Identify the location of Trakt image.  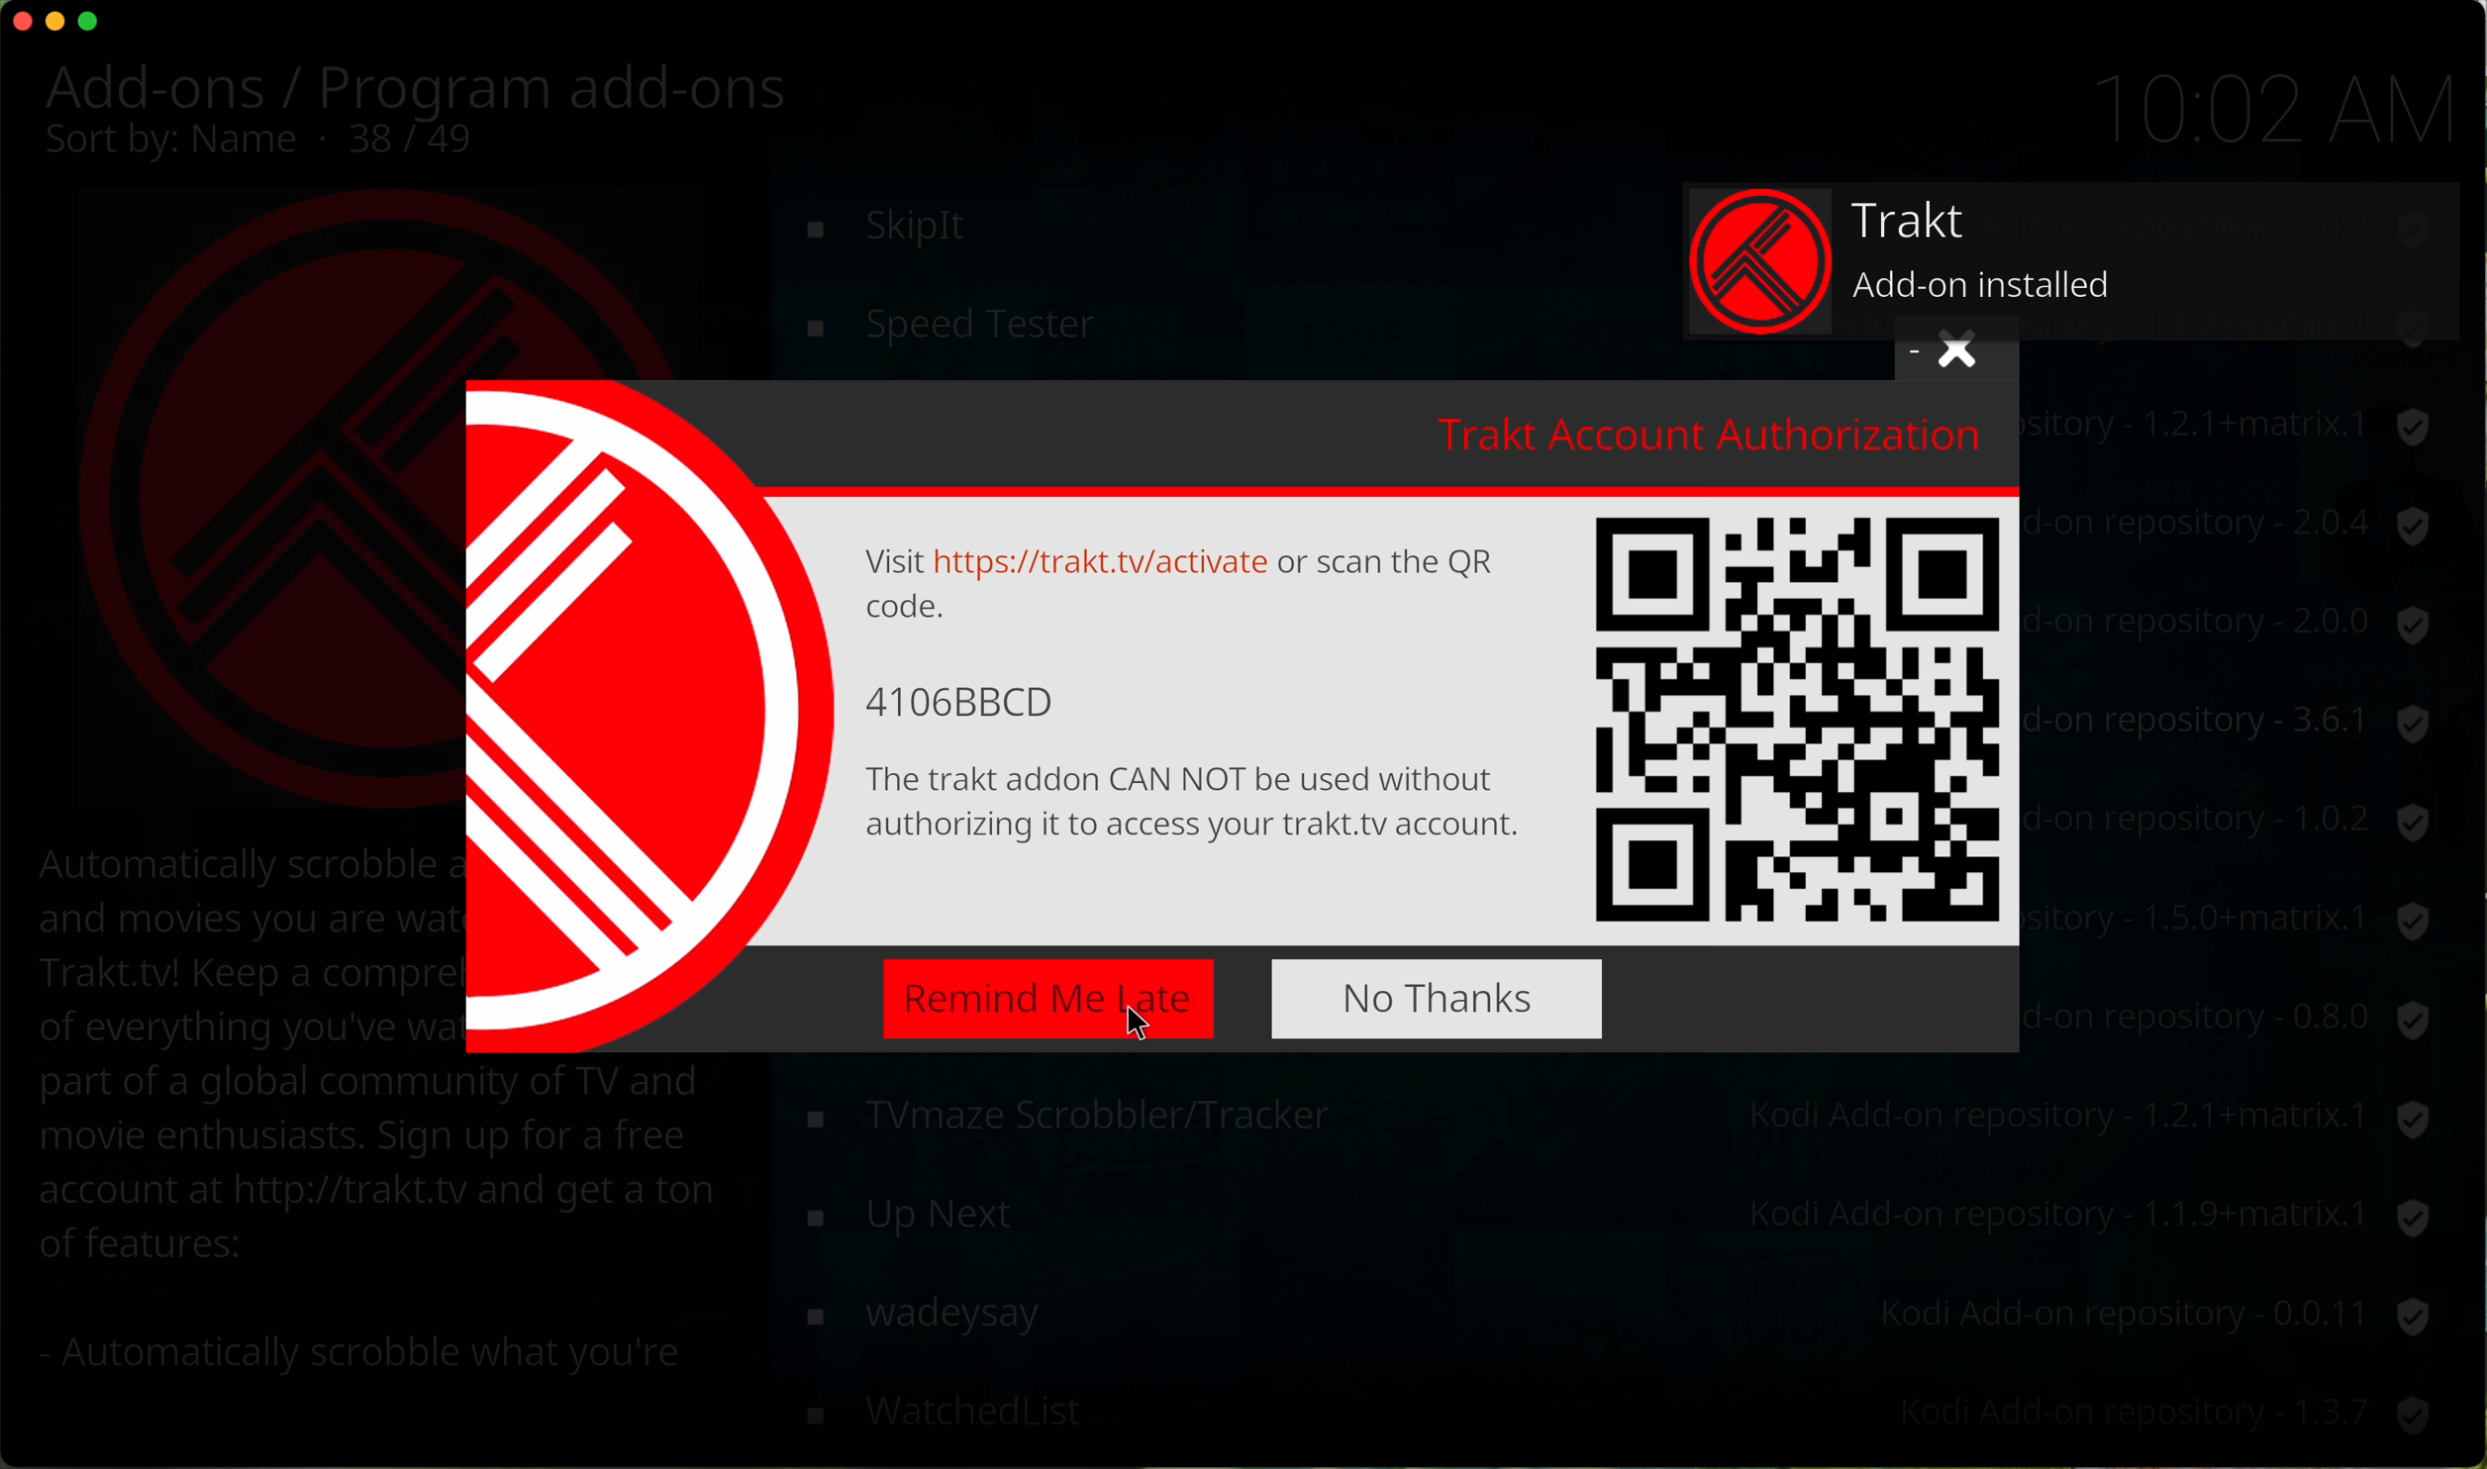
(272, 503).